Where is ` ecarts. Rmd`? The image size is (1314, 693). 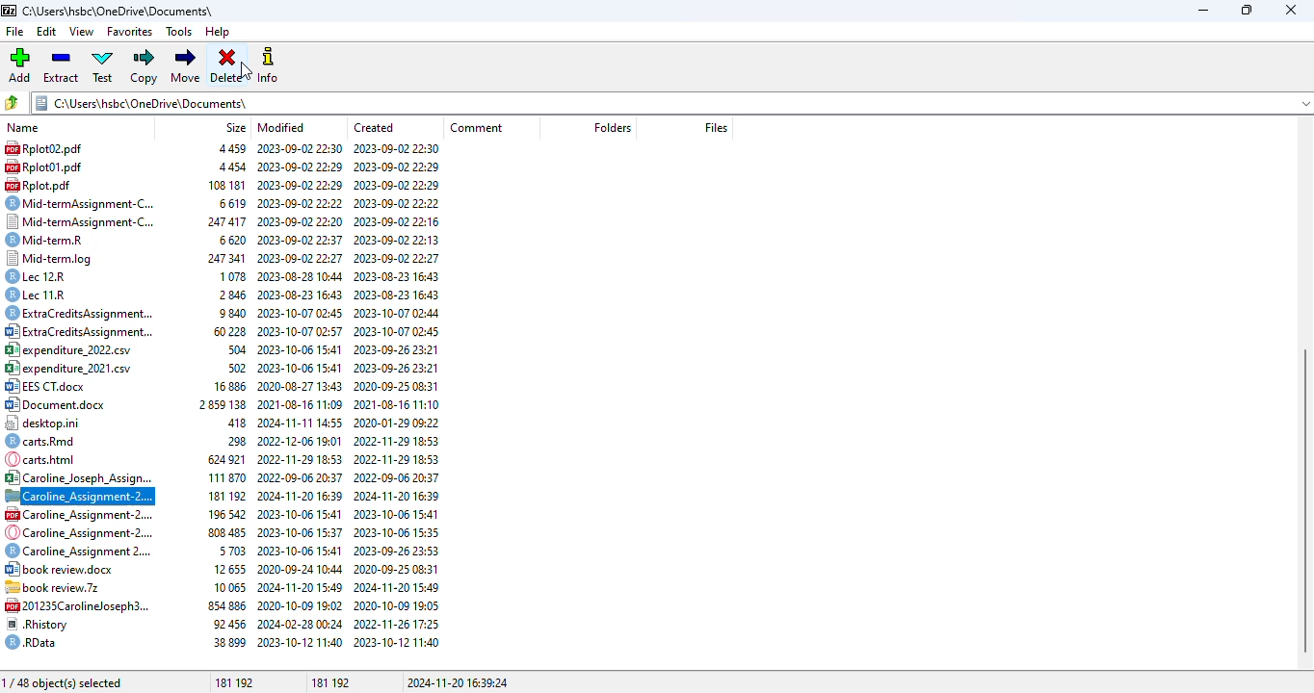
 ecarts. Rmd is located at coordinates (43, 441).